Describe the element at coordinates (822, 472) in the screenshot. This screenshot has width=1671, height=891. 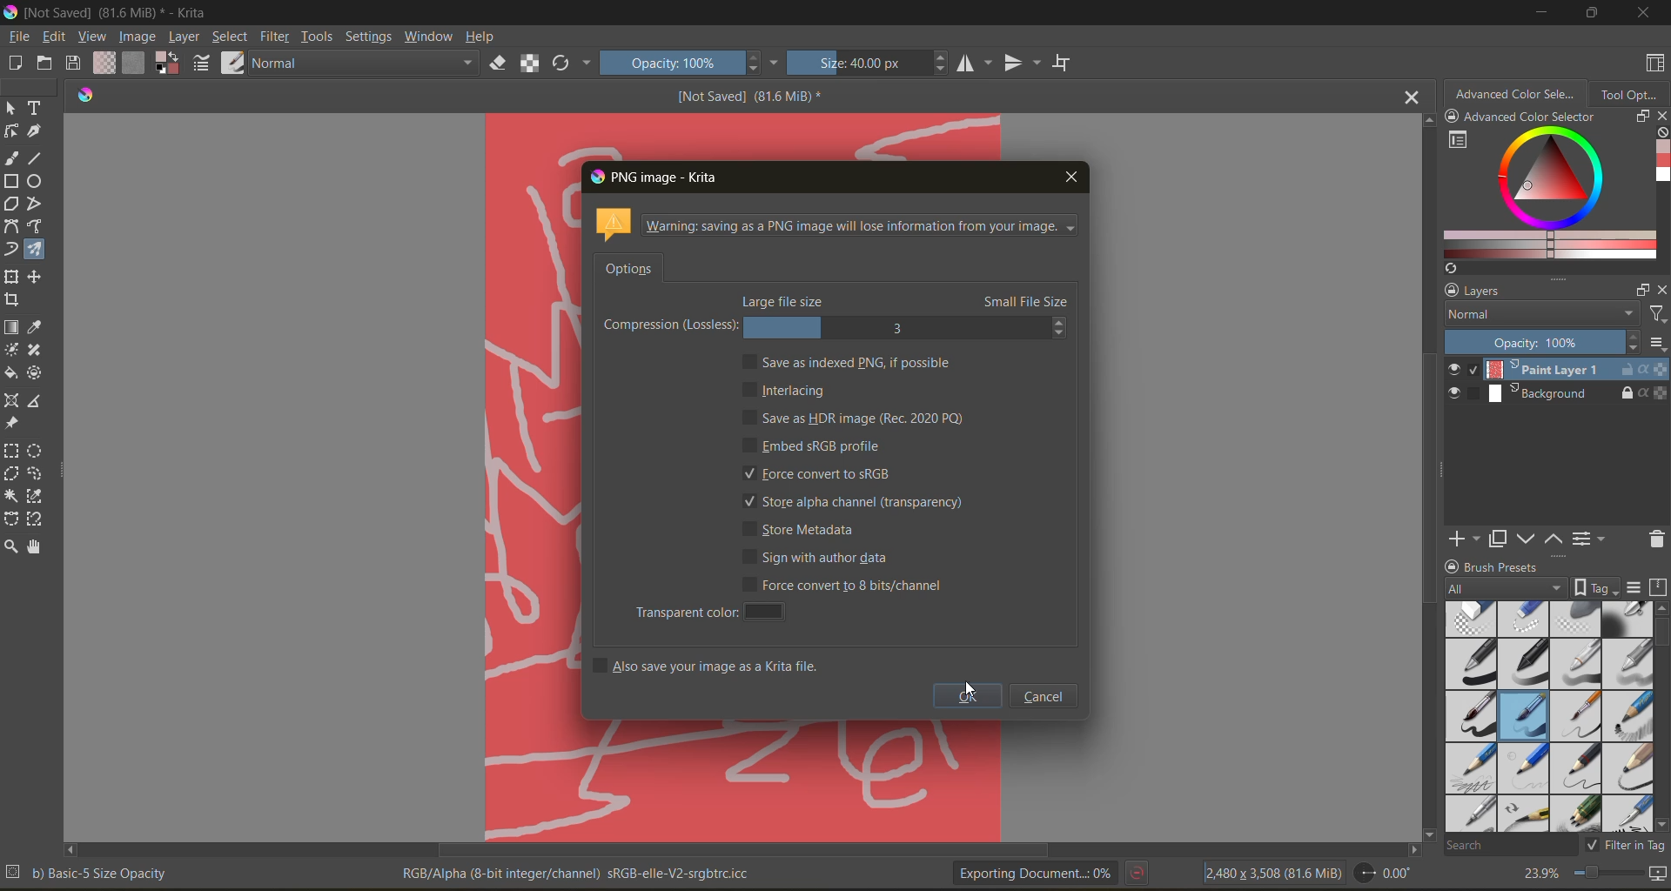
I see `force convert to srgb` at that location.